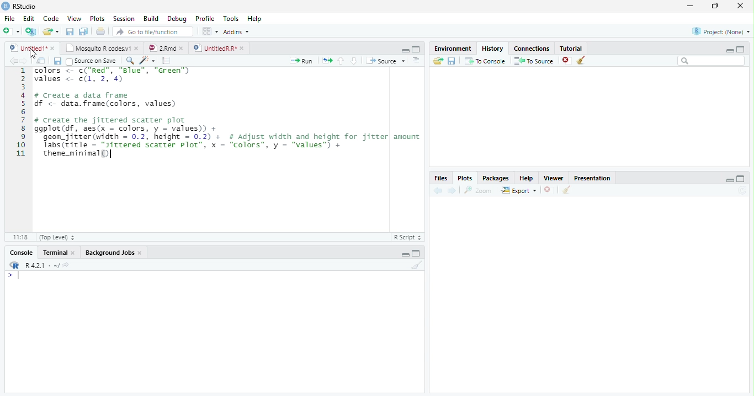 The width and height of the screenshot is (754, 396). What do you see at coordinates (527, 178) in the screenshot?
I see `Help` at bounding box center [527, 178].